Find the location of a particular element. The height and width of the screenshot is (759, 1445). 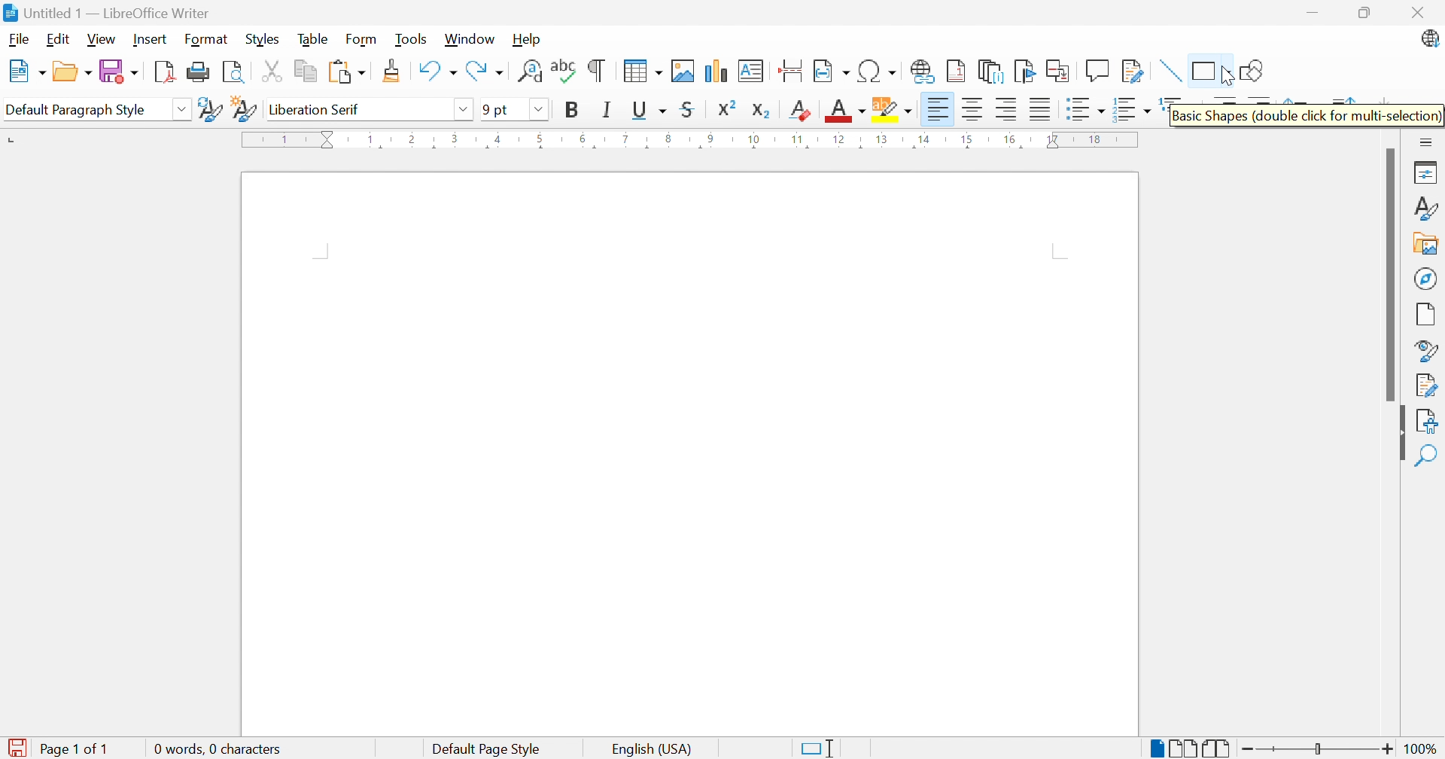

Drop down is located at coordinates (184, 111).